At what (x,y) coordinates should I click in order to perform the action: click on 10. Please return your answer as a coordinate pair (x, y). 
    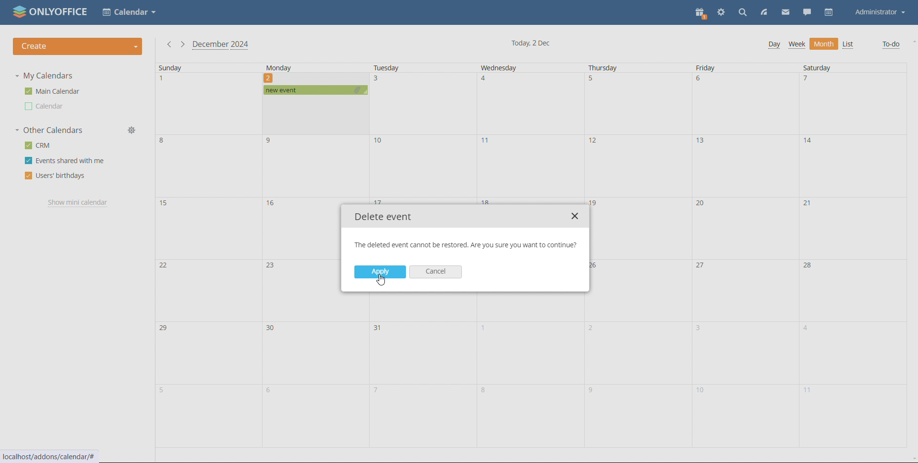
    Looking at the image, I should click on (704, 393).